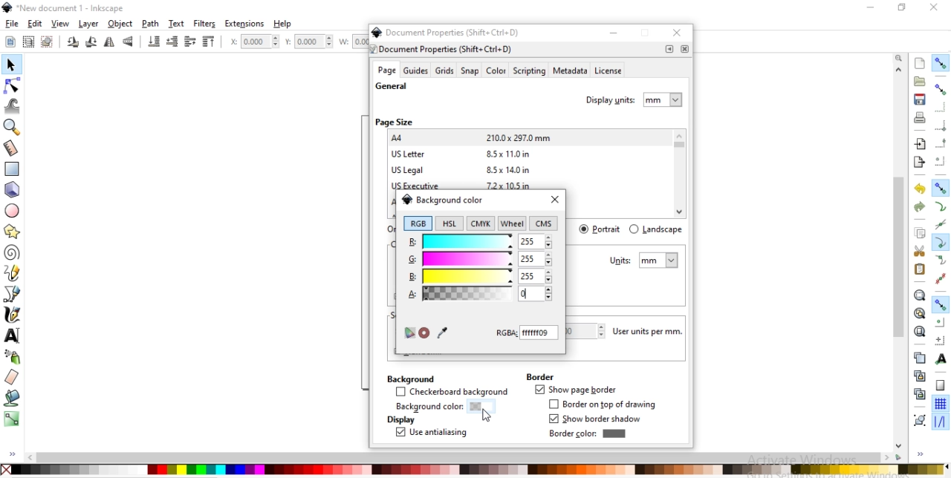  What do you see at coordinates (935, 7) in the screenshot?
I see `close` at bounding box center [935, 7].